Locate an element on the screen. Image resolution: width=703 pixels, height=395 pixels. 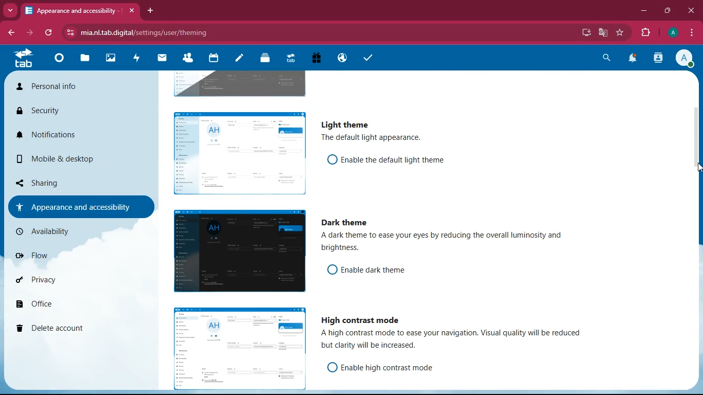
high contrast is located at coordinates (361, 318).